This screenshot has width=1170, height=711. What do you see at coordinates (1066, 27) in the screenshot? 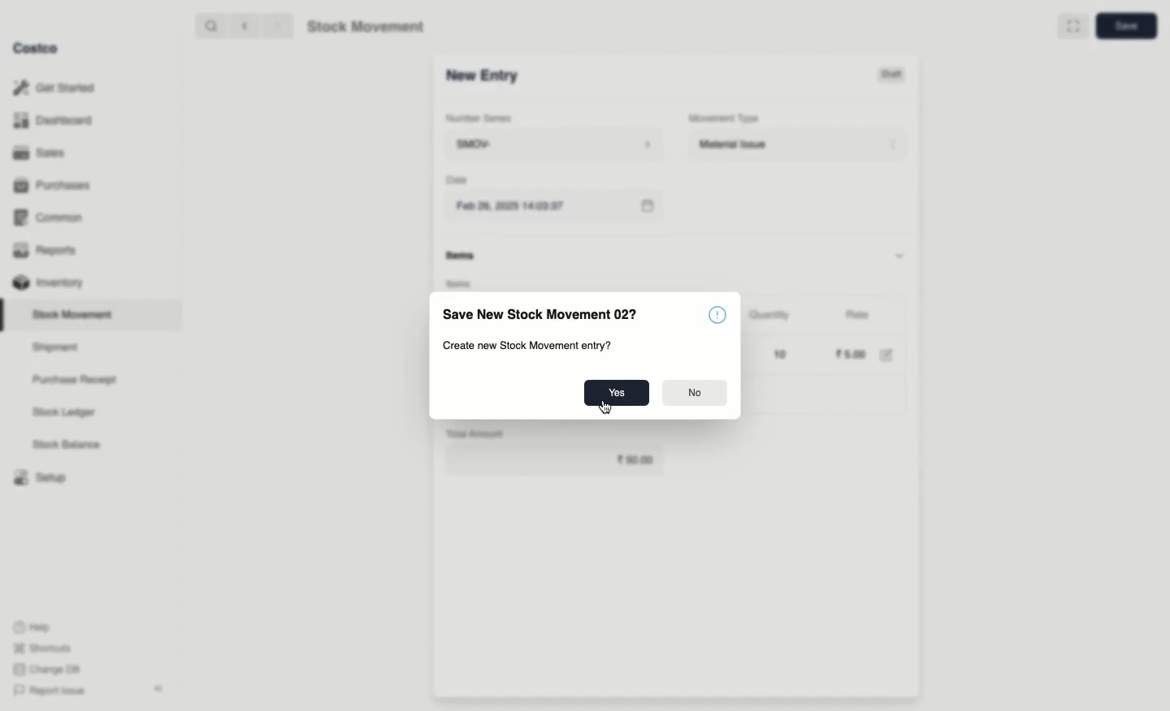
I see `Full width toggle` at bounding box center [1066, 27].